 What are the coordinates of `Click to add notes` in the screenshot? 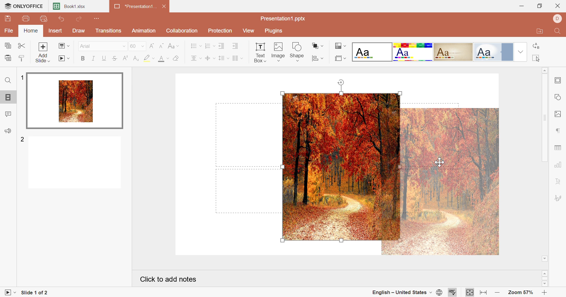 It's located at (167, 279).